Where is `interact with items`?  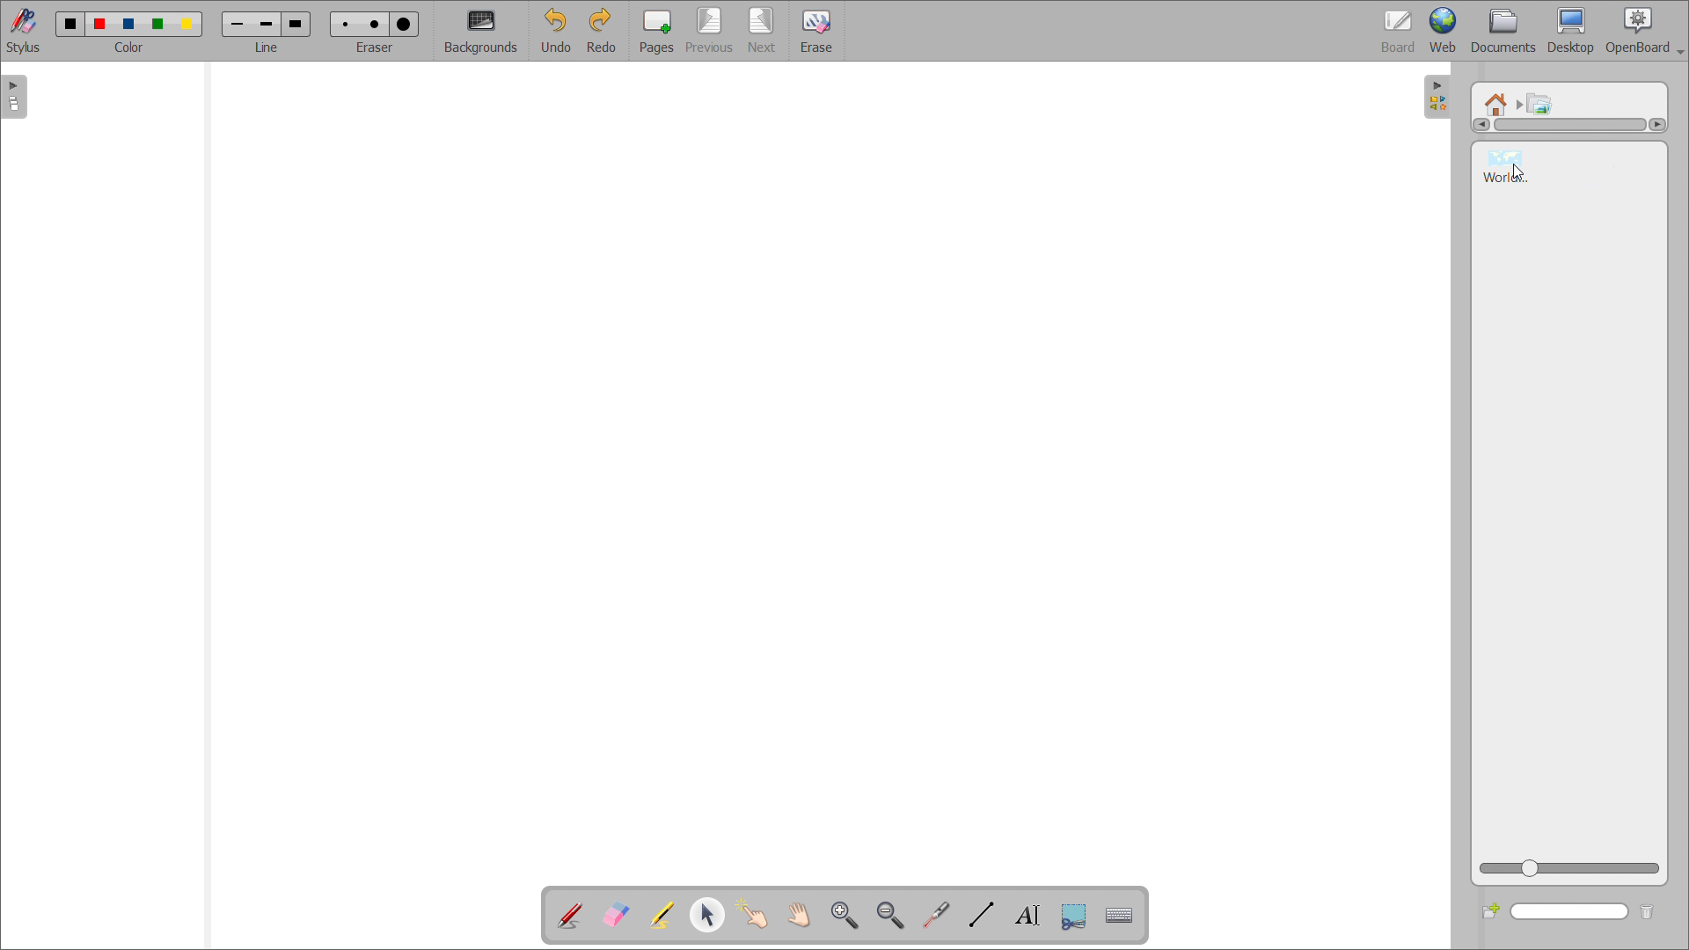 interact with items is located at coordinates (754, 913).